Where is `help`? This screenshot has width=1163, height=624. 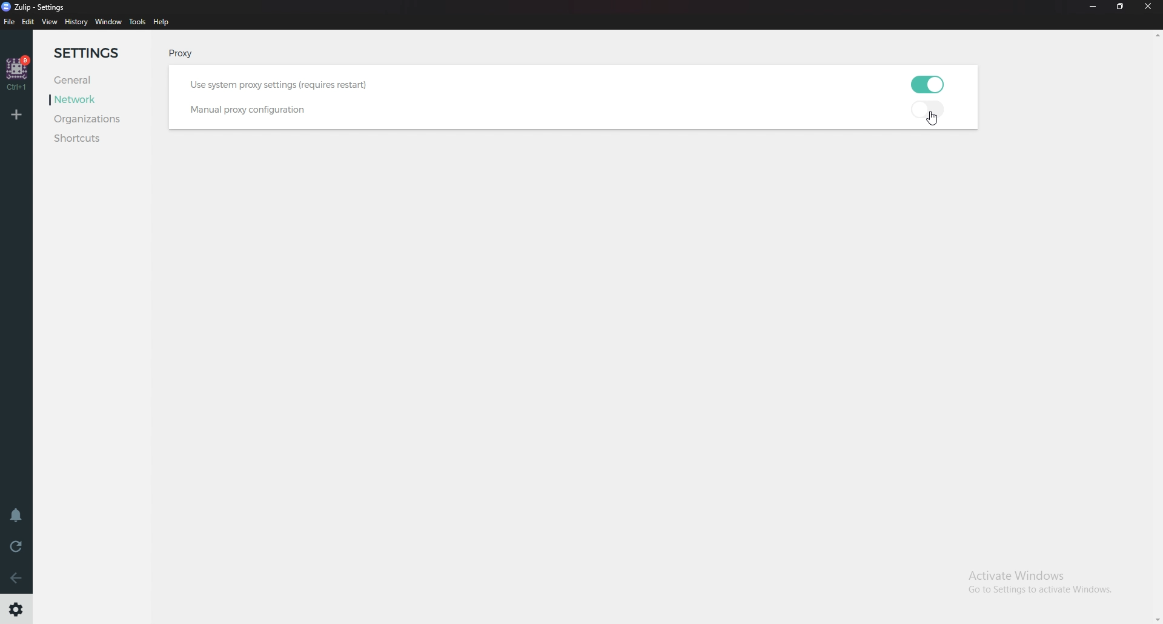 help is located at coordinates (161, 22).